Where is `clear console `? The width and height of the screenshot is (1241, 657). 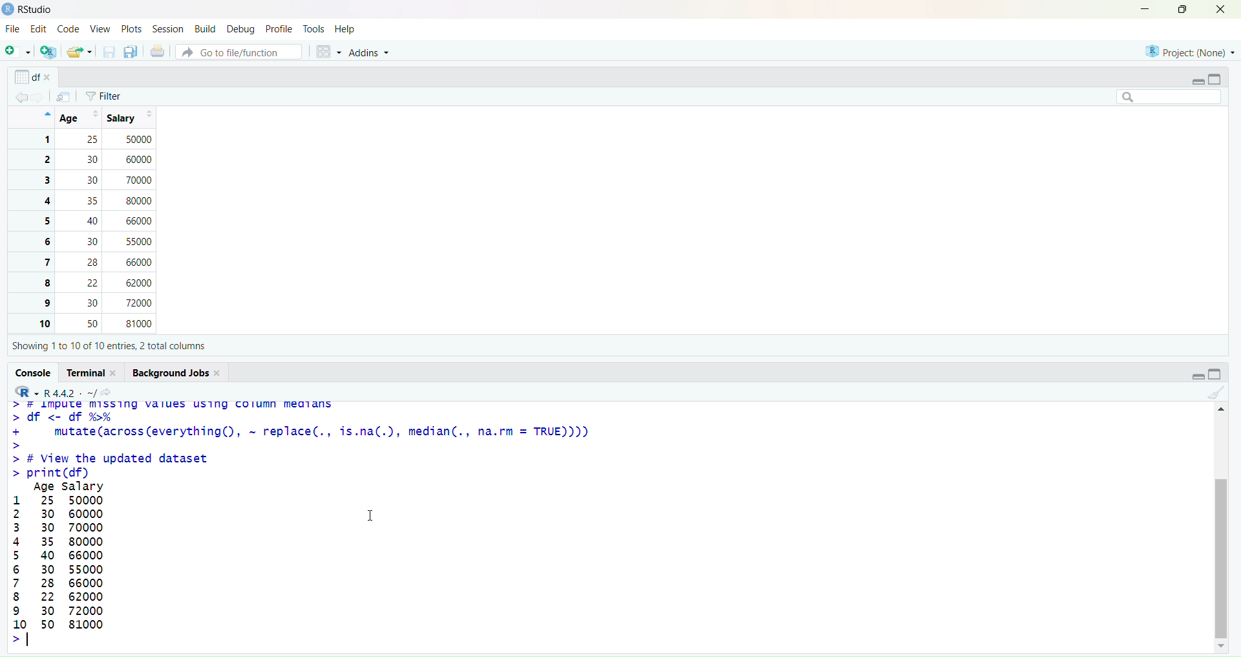 clear console  is located at coordinates (1215, 393).